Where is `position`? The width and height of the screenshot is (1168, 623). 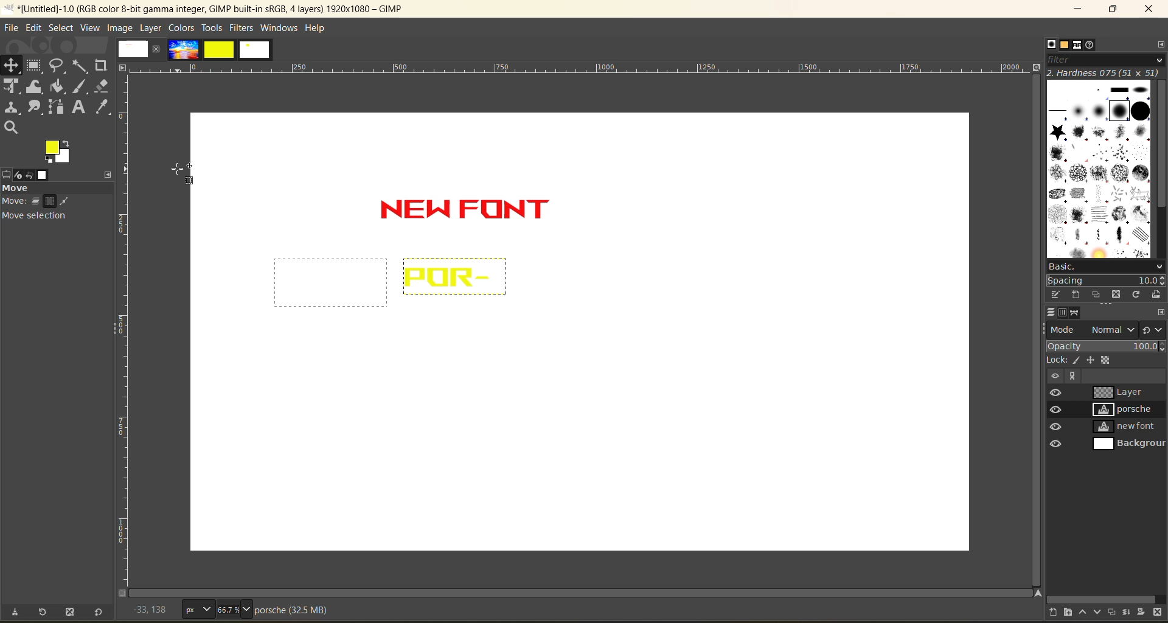 position is located at coordinates (12, 66).